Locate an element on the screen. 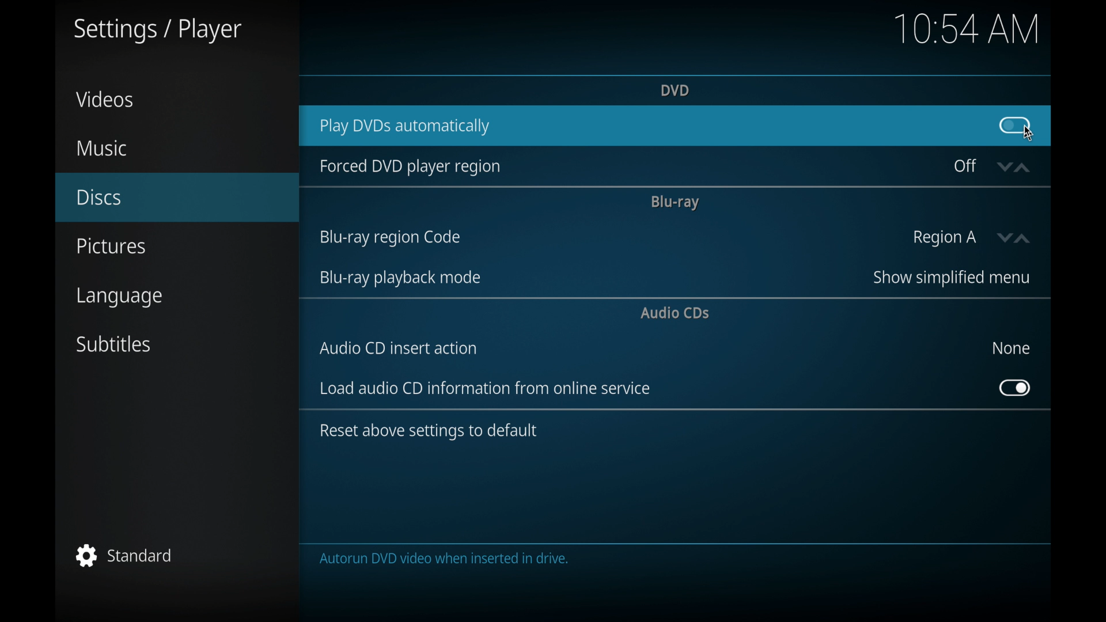  stepper buttons is located at coordinates (1016, 238).